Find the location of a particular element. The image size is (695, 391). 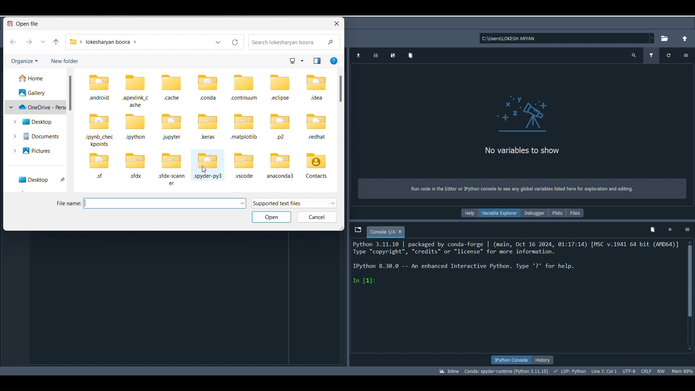

Folder is located at coordinates (171, 127).